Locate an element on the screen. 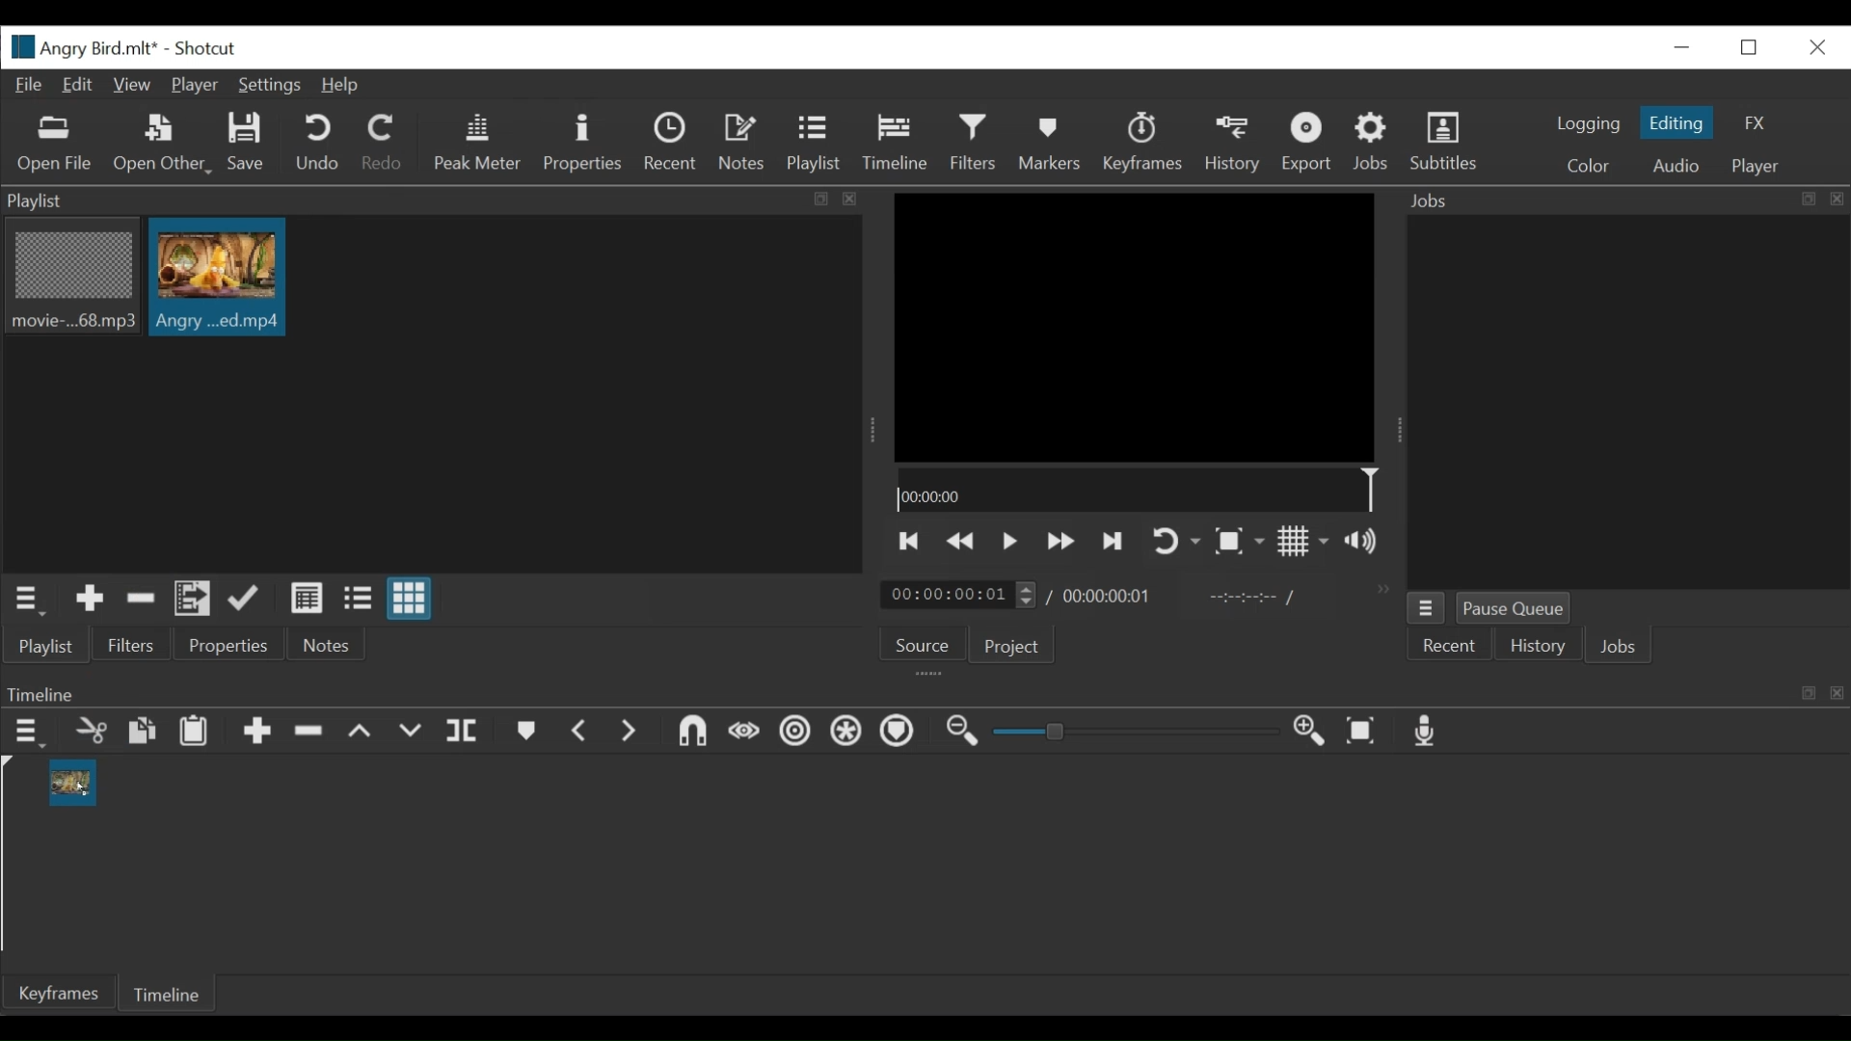  Shotcut is located at coordinates (211, 47).